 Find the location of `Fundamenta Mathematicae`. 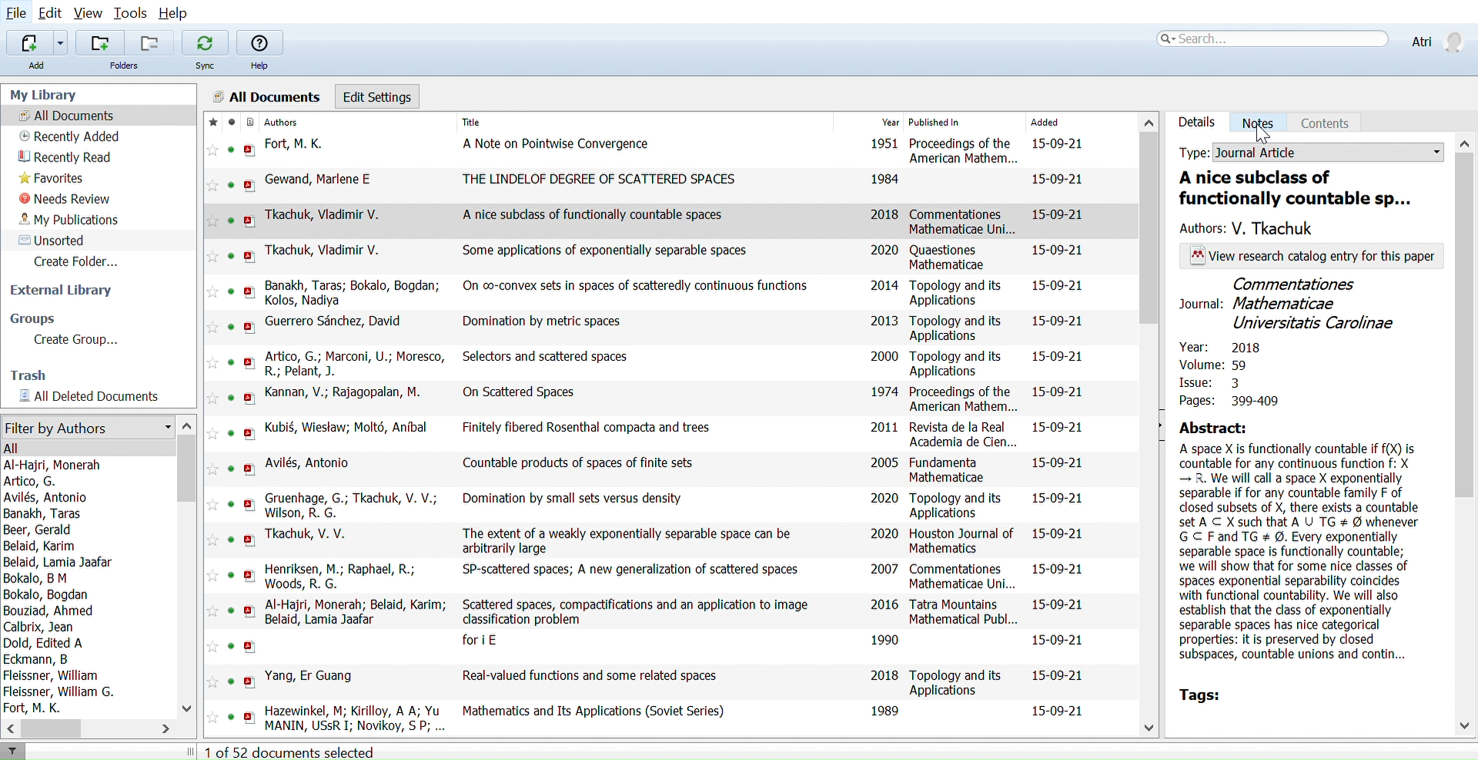

Fundamenta Mathematicae is located at coordinates (951, 468).